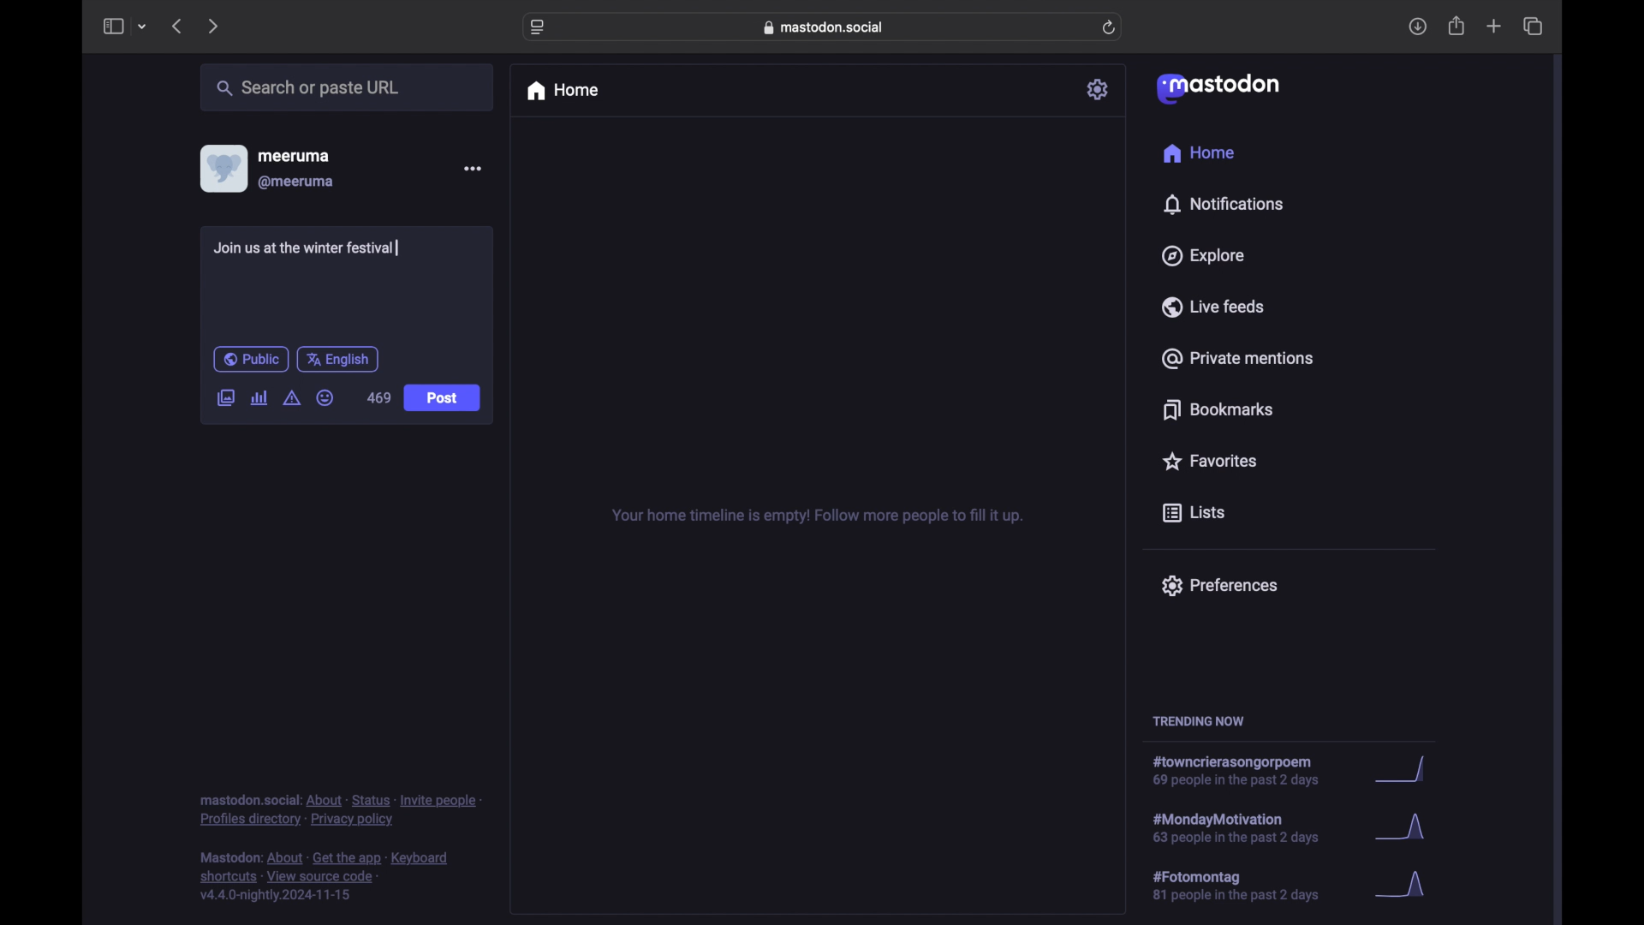 This screenshot has height=925, width=1644. Describe the element at coordinates (1248, 886) in the screenshot. I see `hashtag trend` at that location.